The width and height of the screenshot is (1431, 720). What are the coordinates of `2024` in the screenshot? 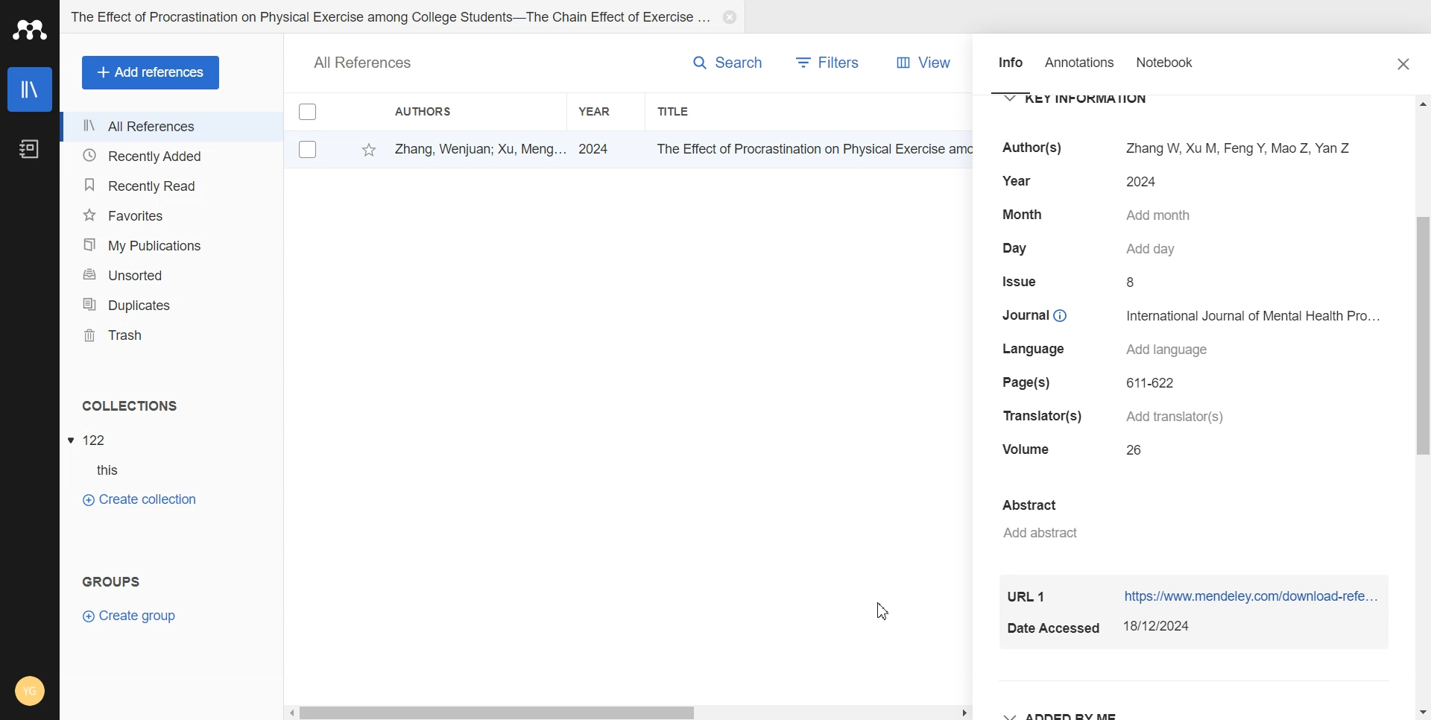 It's located at (599, 148).